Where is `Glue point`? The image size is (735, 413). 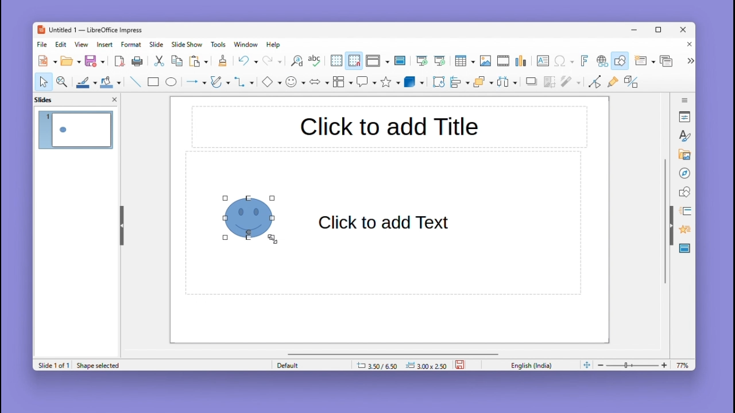
Glue point is located at coordinates (615, 83).